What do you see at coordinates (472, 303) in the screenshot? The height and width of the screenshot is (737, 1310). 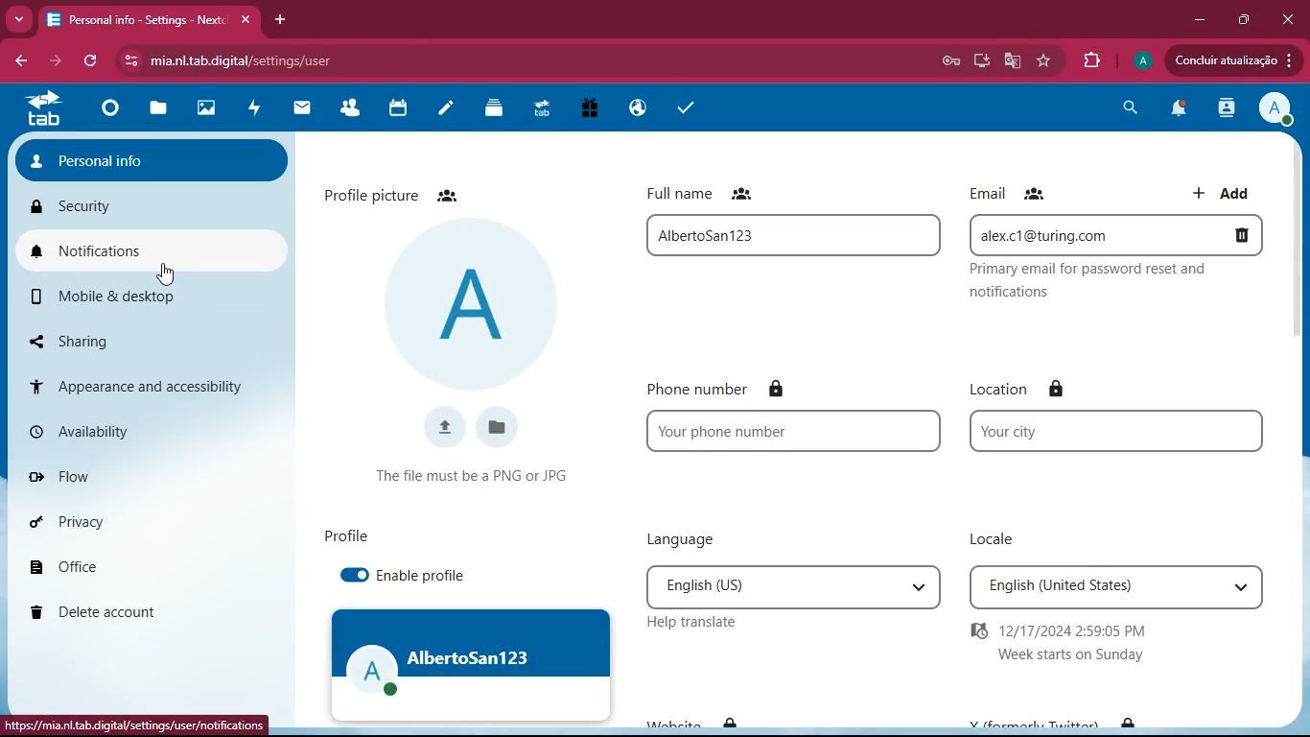 I see `profile picture` at bounding box center [472, 303].